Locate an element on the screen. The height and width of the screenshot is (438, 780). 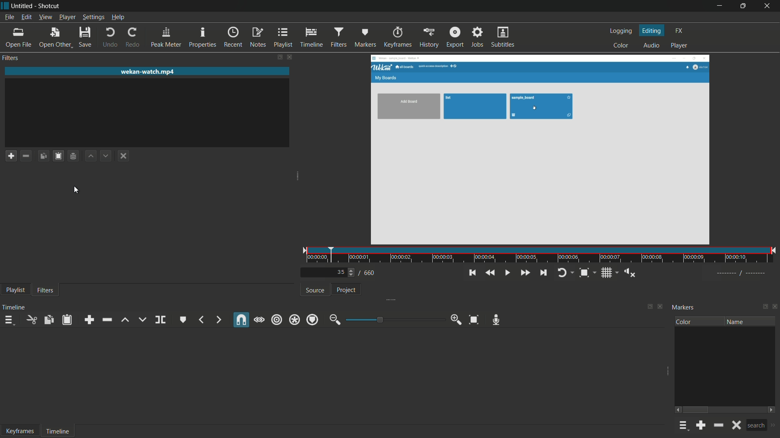
remove a marker is located at coordinates (718, 425).